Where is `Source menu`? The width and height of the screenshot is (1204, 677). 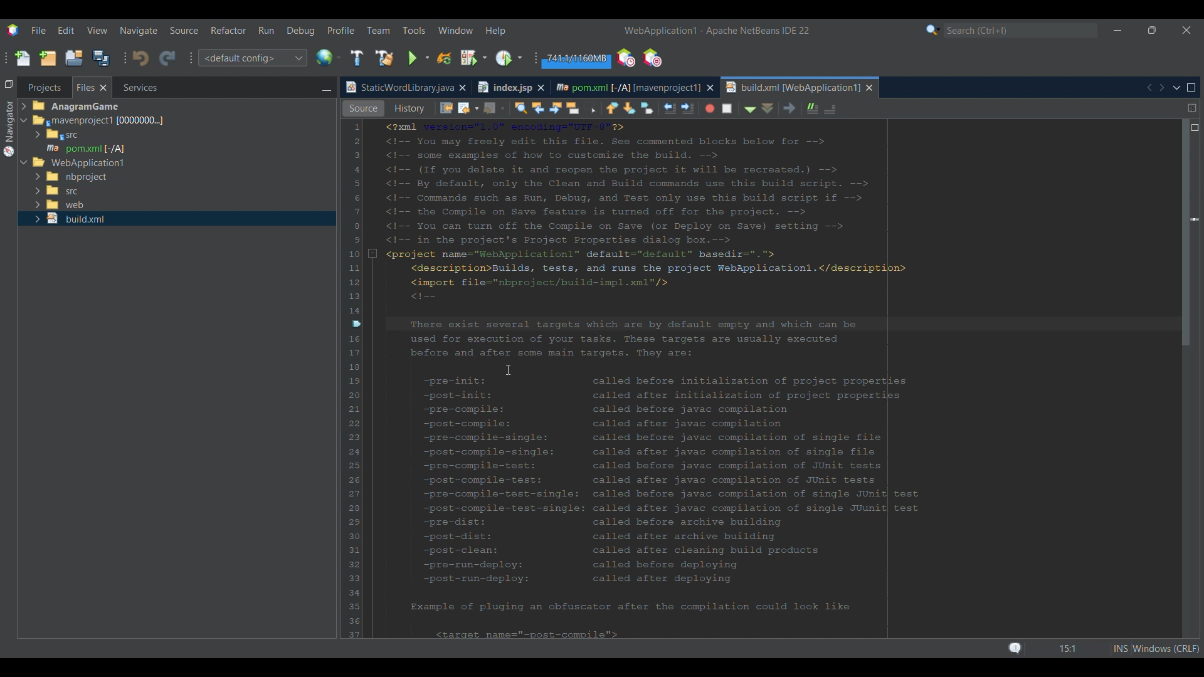
Source menu is located at coordinates (184, 31).